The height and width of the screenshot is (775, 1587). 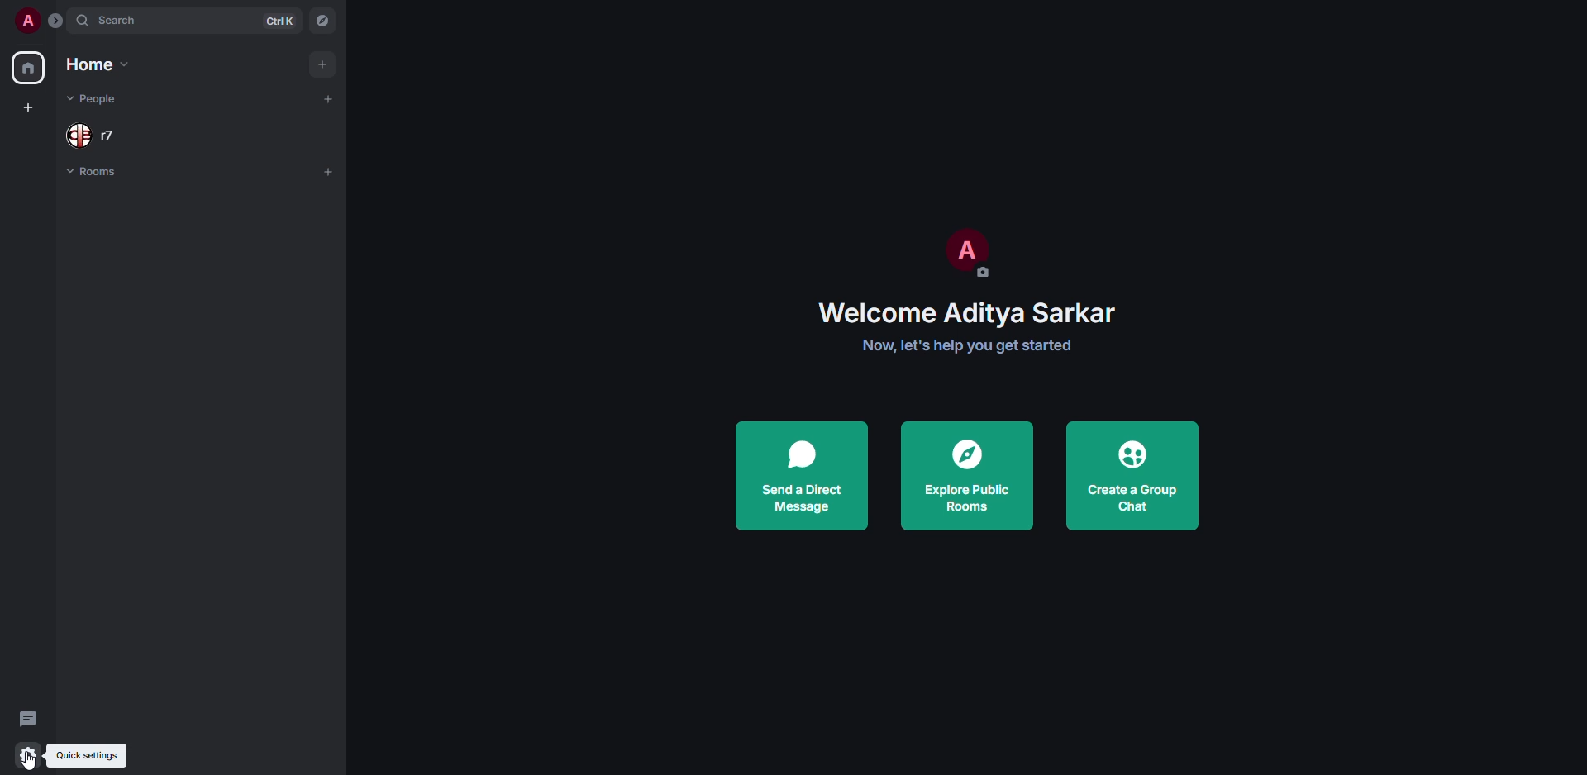 What do you see at coordinates (279, 21) in the screenshot?
I see `ctrl K` at bounding box center [279, 21].